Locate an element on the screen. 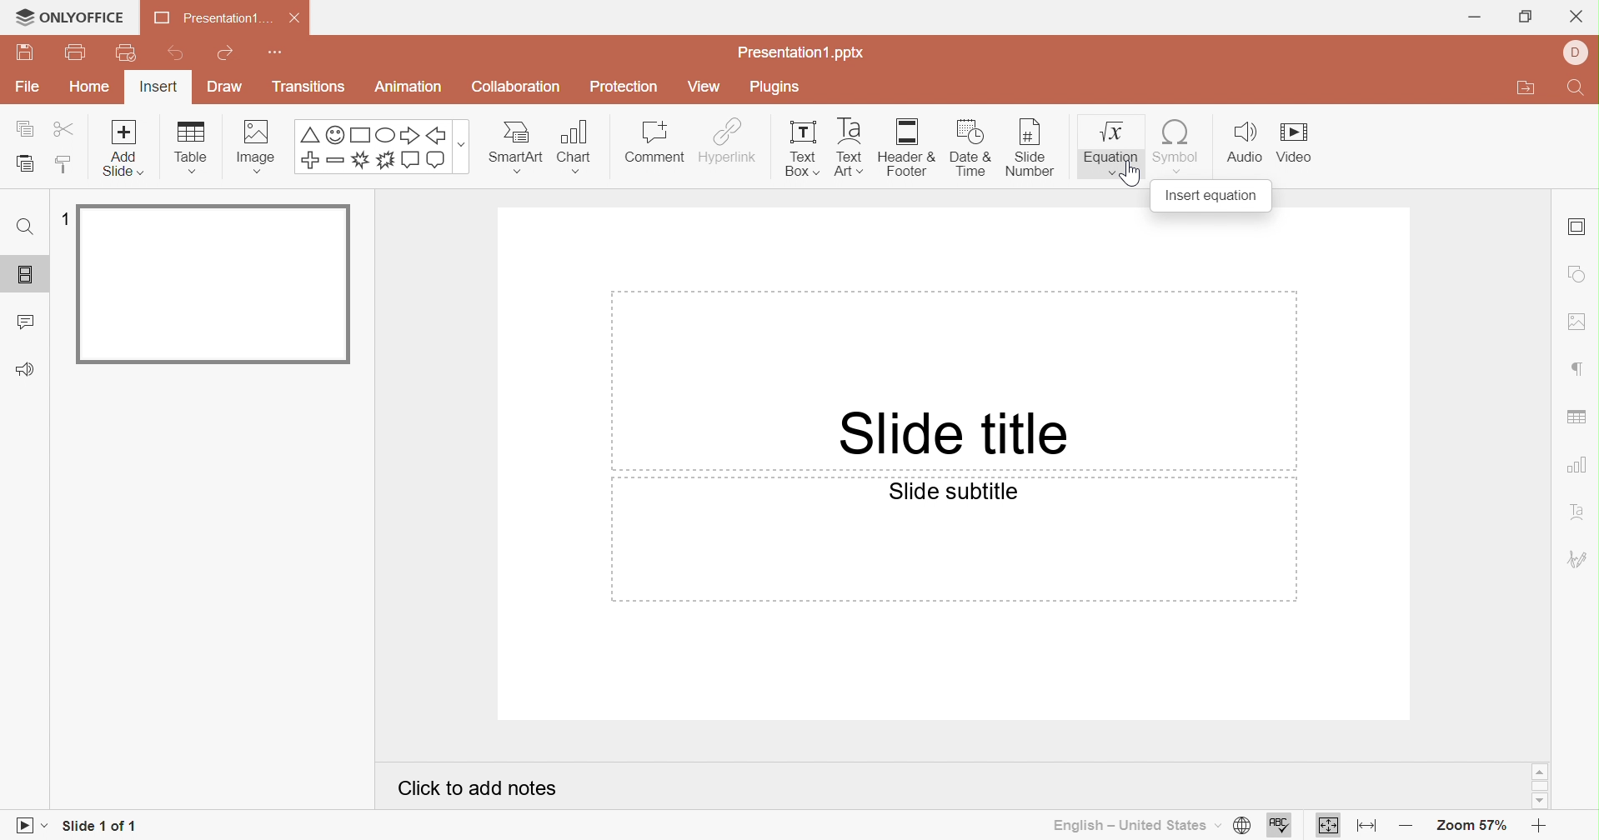  Home is located at coordinates (88, 88).